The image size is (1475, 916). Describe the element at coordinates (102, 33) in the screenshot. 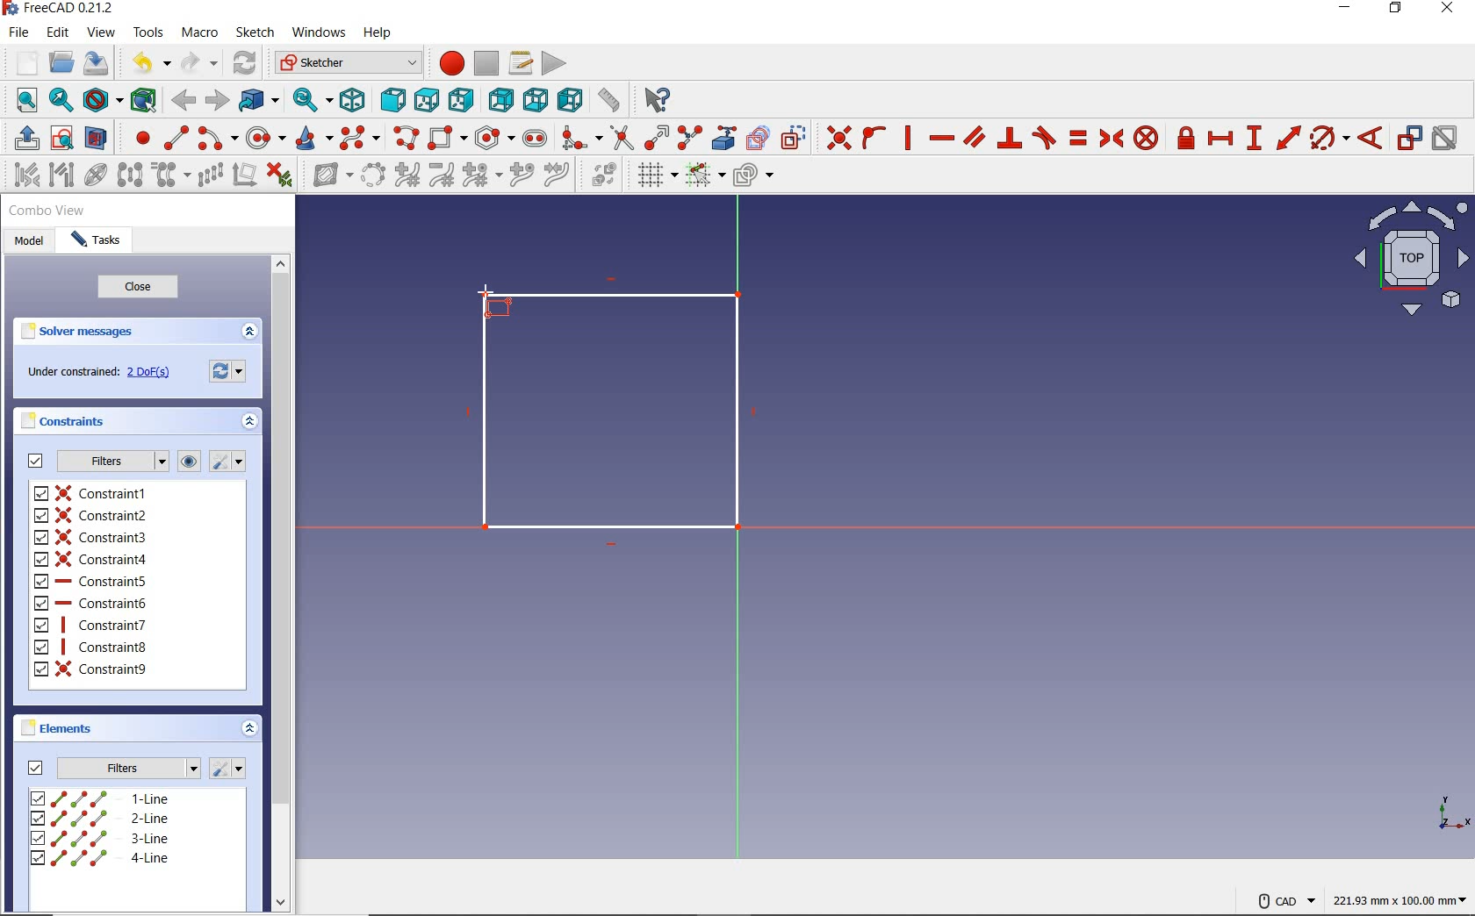

I see `view` at that location.